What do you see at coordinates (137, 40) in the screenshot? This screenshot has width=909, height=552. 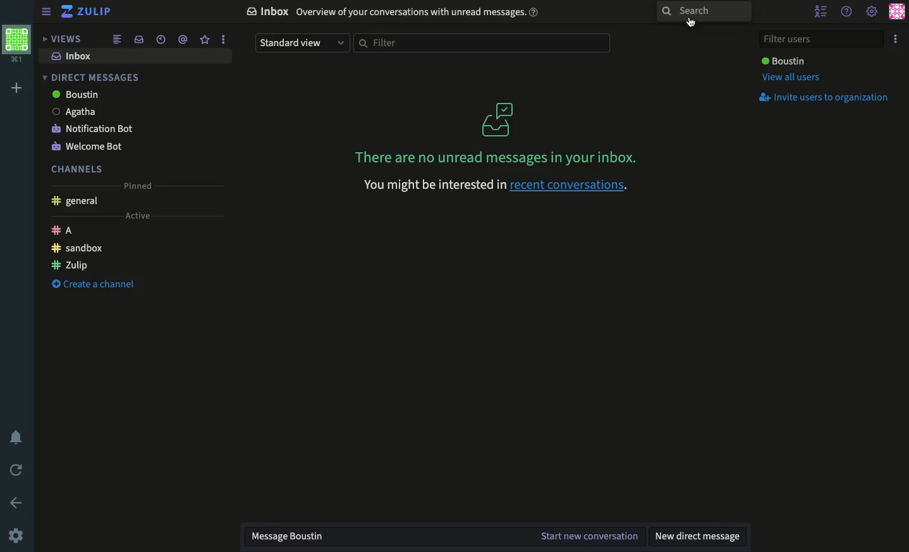 I see `Inbox` at bounding box center [137, 40].